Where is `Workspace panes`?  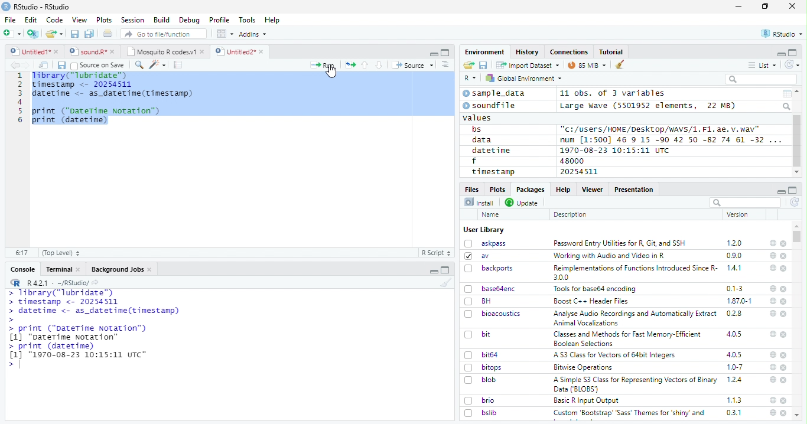 Workspace panes is located at coordinates (225, 34).